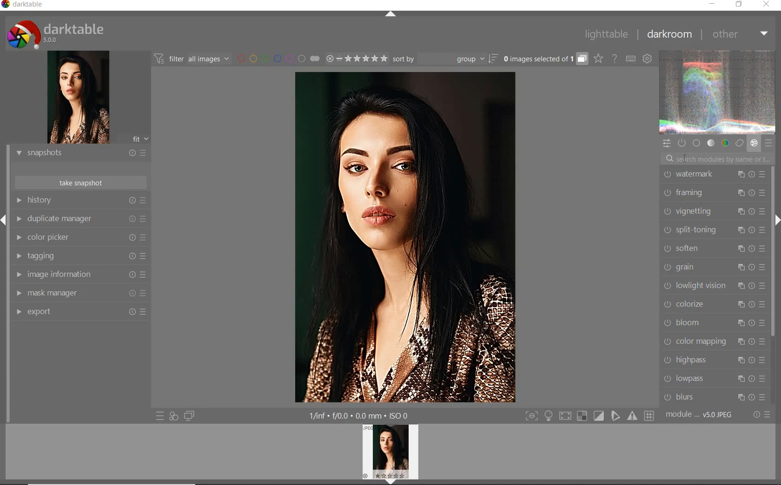  What do you see at coordinates (754, 144) in the screenshot?
I see `effect` at bounding box center [754, 144].